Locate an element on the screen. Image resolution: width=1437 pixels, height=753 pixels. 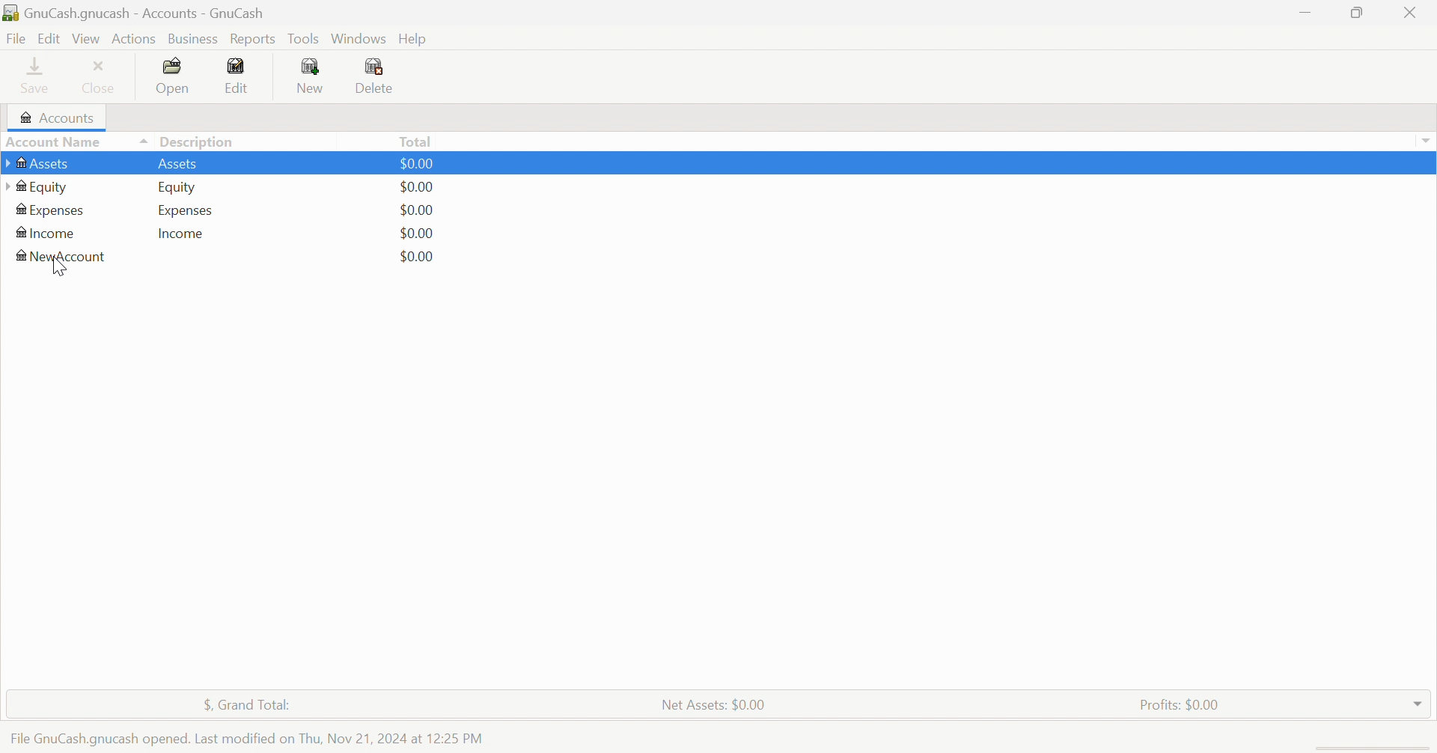
Income is located at coordinates (183, 234).